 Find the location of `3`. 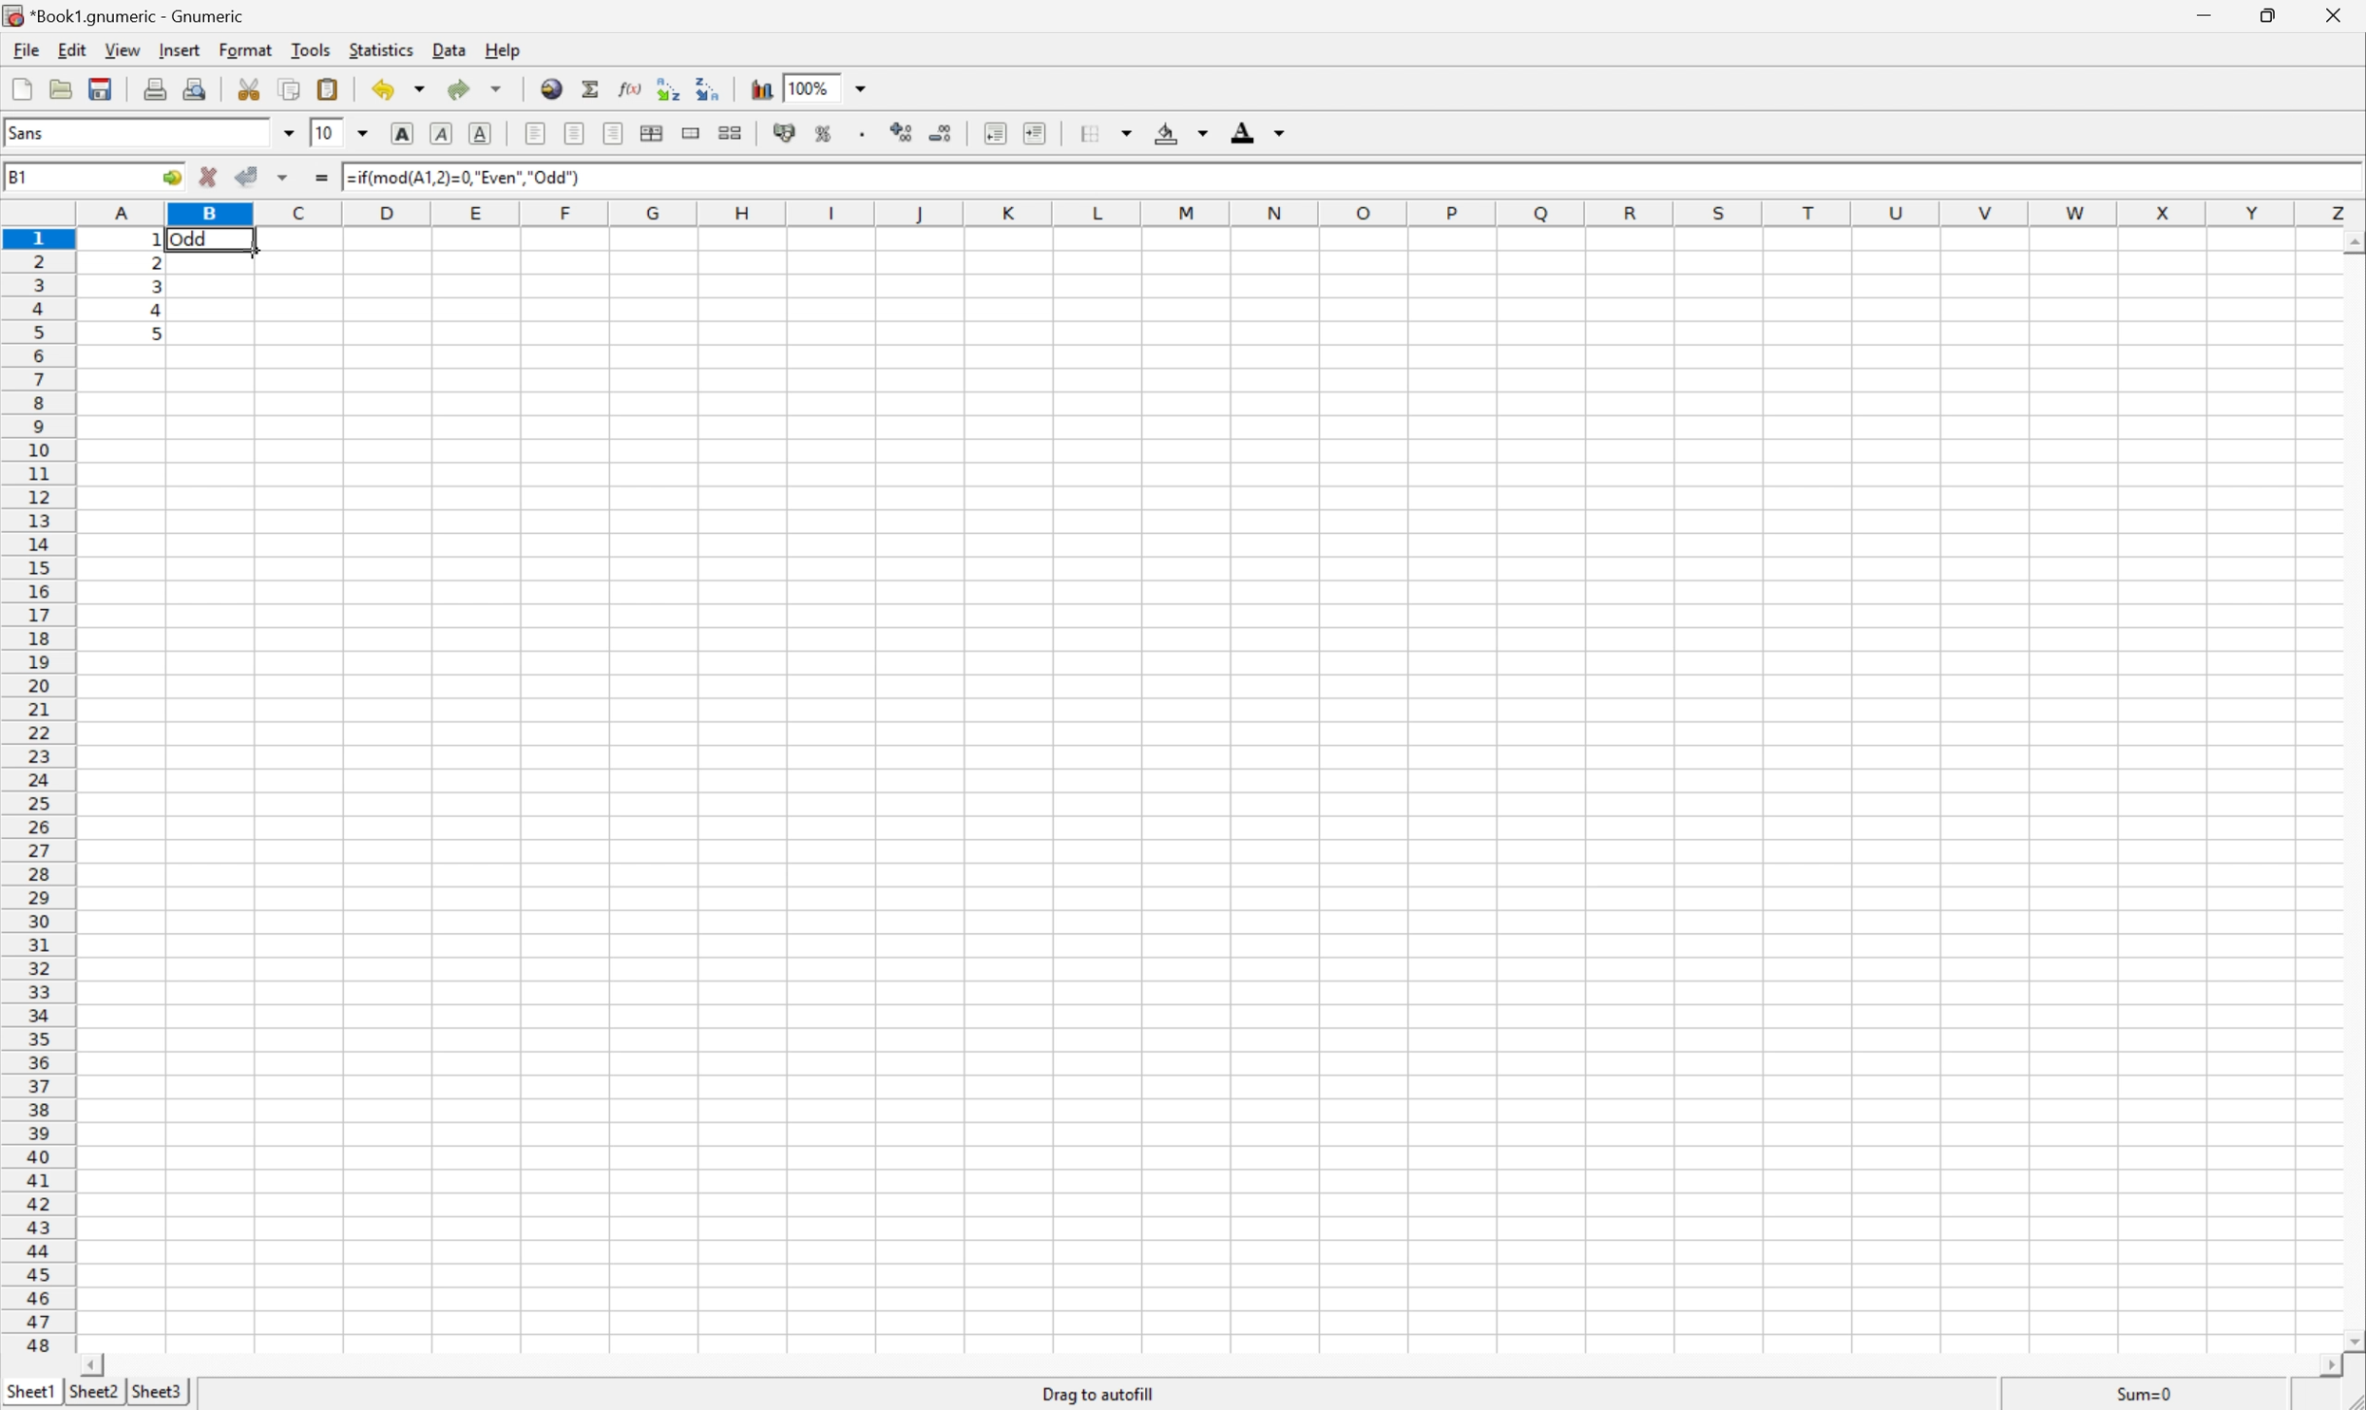

3 is located at coordinates (157, 285).